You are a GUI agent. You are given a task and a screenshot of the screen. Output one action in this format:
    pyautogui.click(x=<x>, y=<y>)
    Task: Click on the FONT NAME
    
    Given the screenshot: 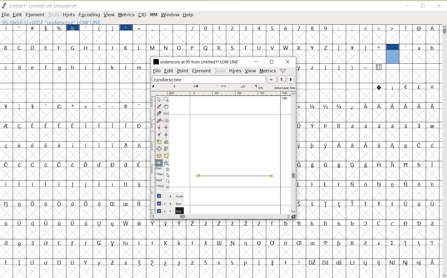 What is the action you would take?
    pyautogui.click(x=195, y=62)
    